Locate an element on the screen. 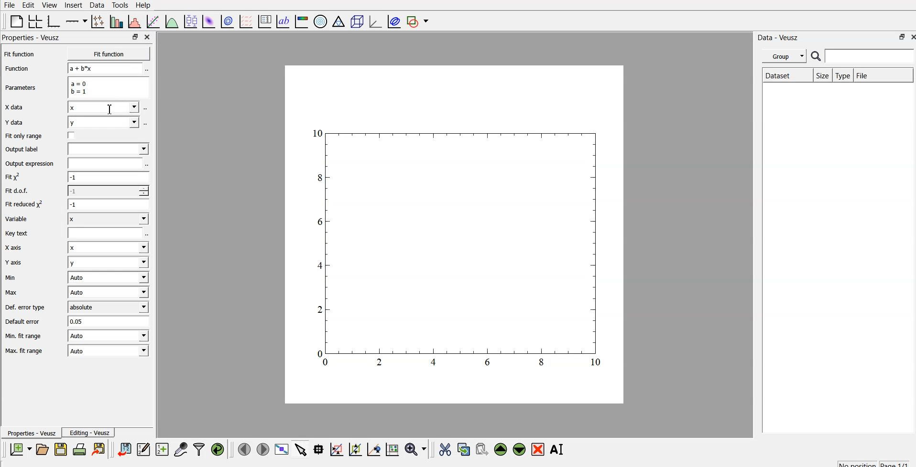 The width and height of the screenshot is (916, 467). cursor is located at coordinates (109, 109).